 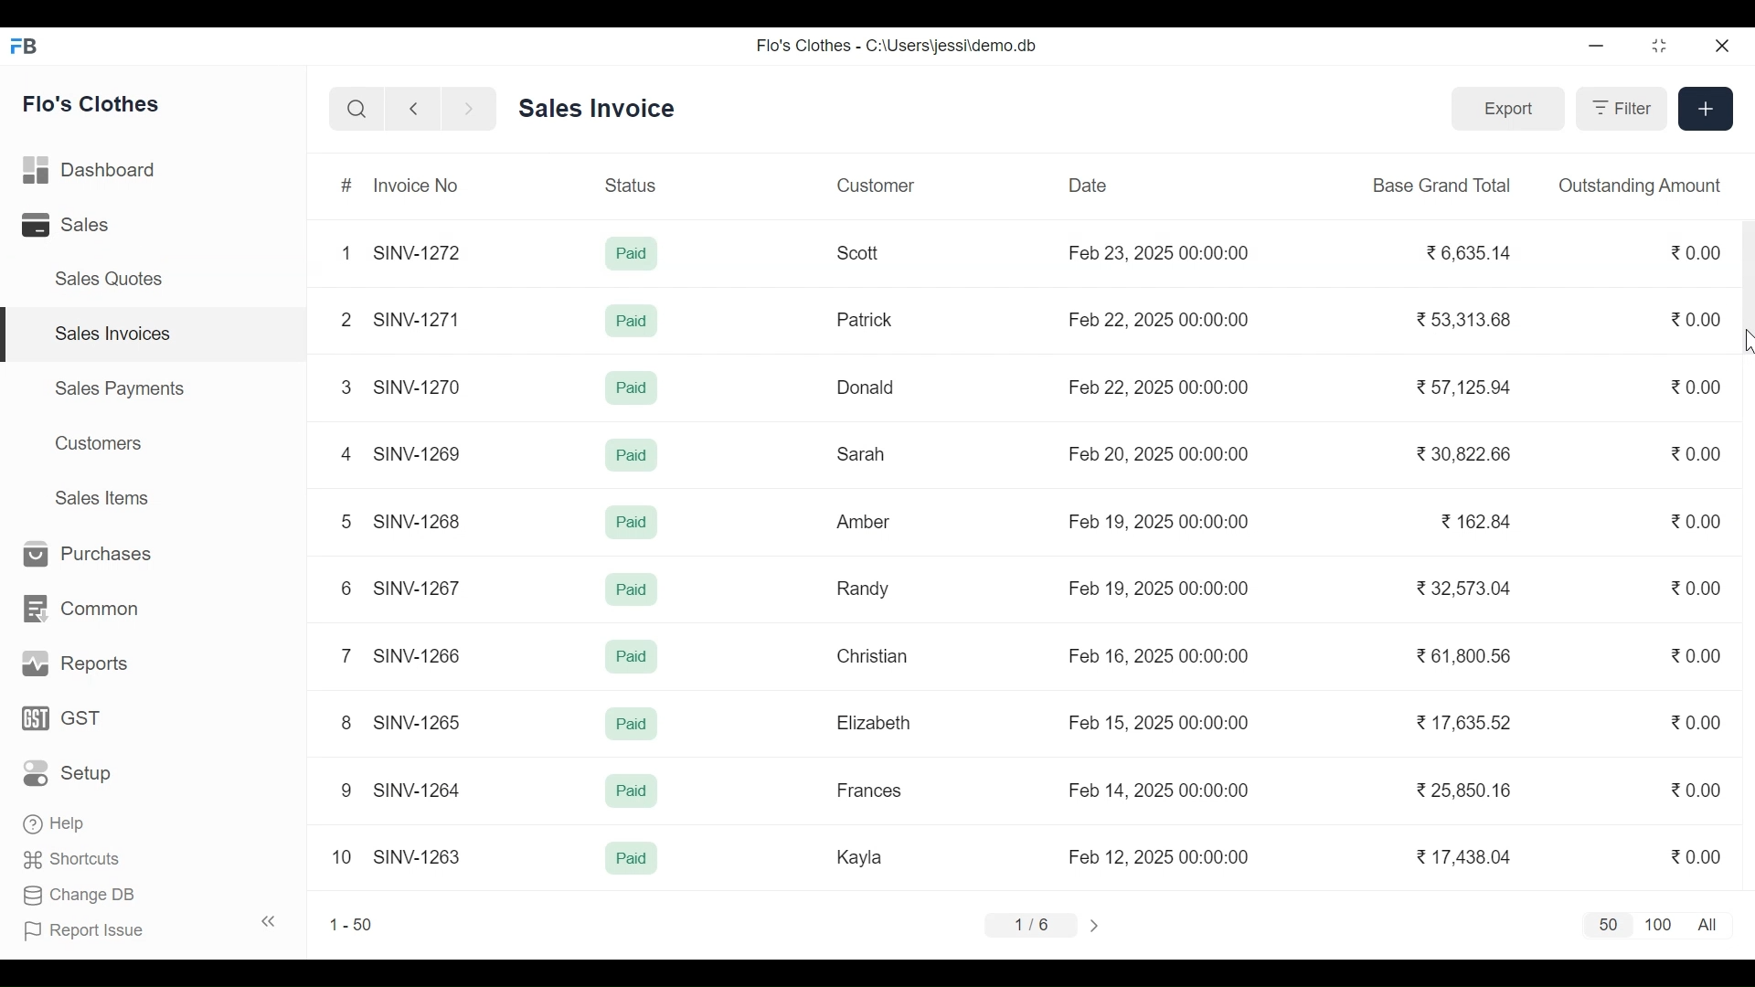 What do you see at coordinates (346, 252) in the screenshot?
I see `1` at bounding box center [346, 252].